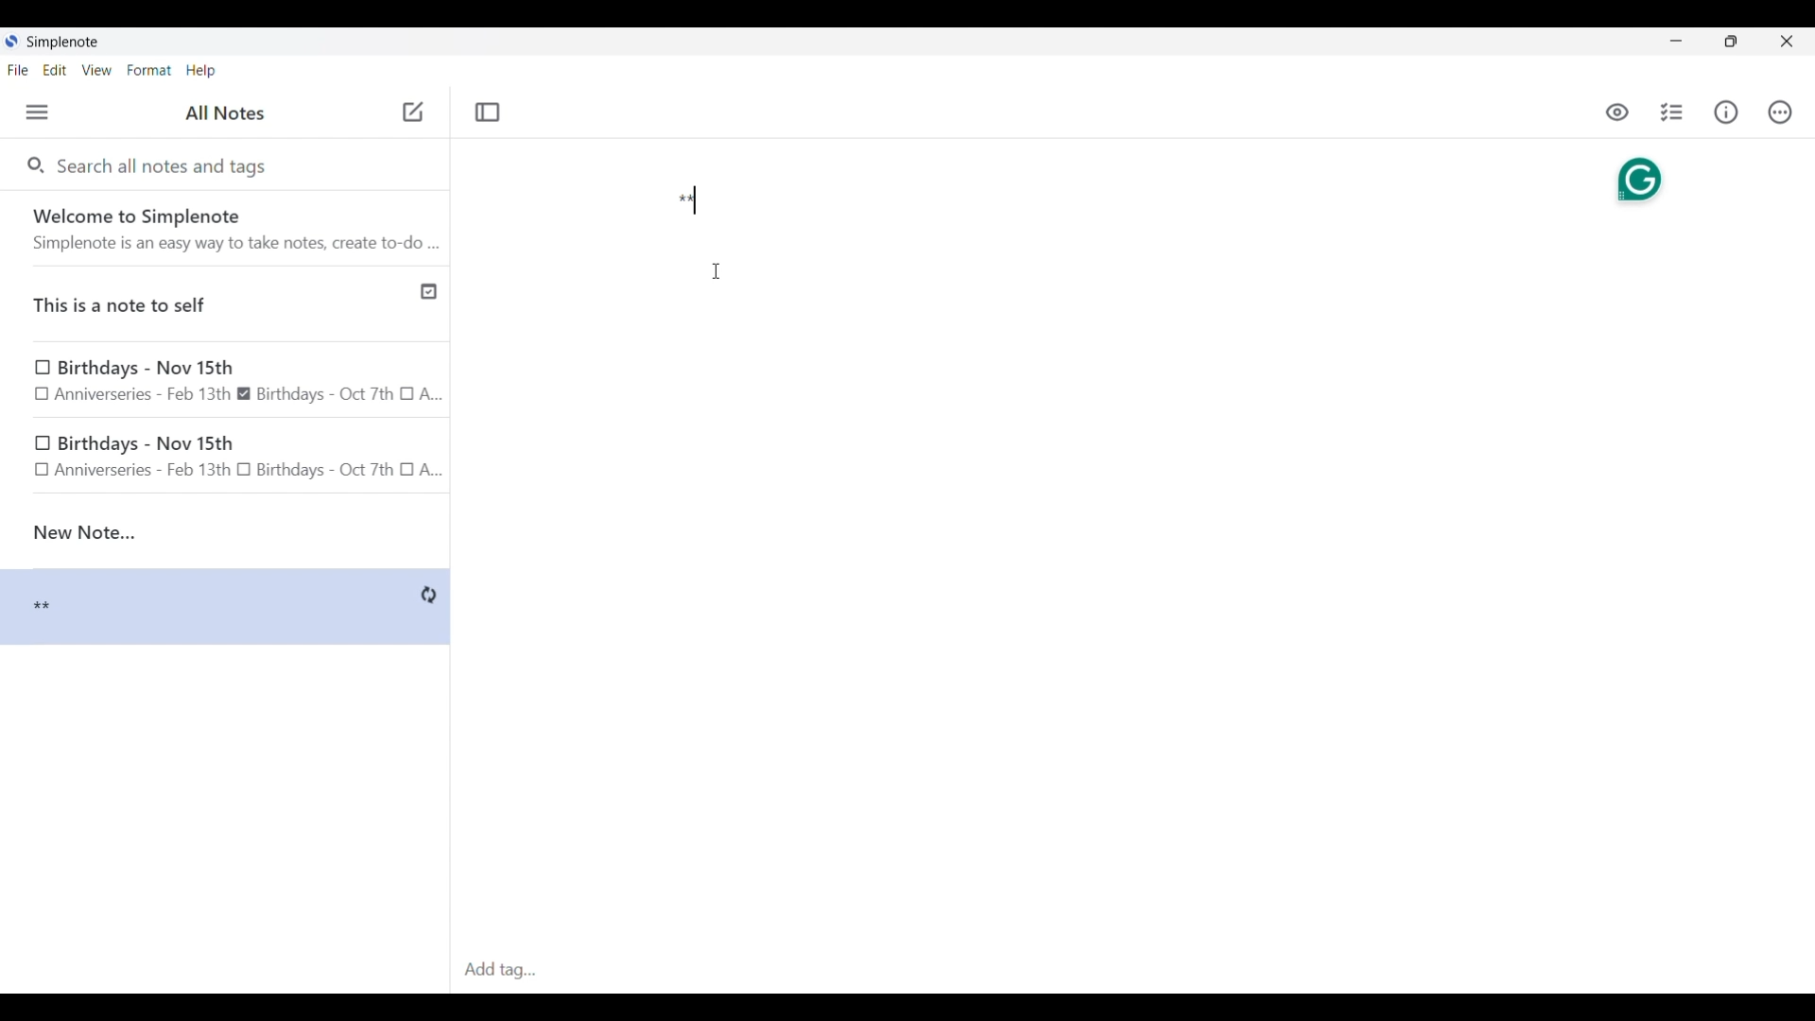 This screenshot has width=1815, height=1021. I want to click on Click to add new note, so click(413, 112).